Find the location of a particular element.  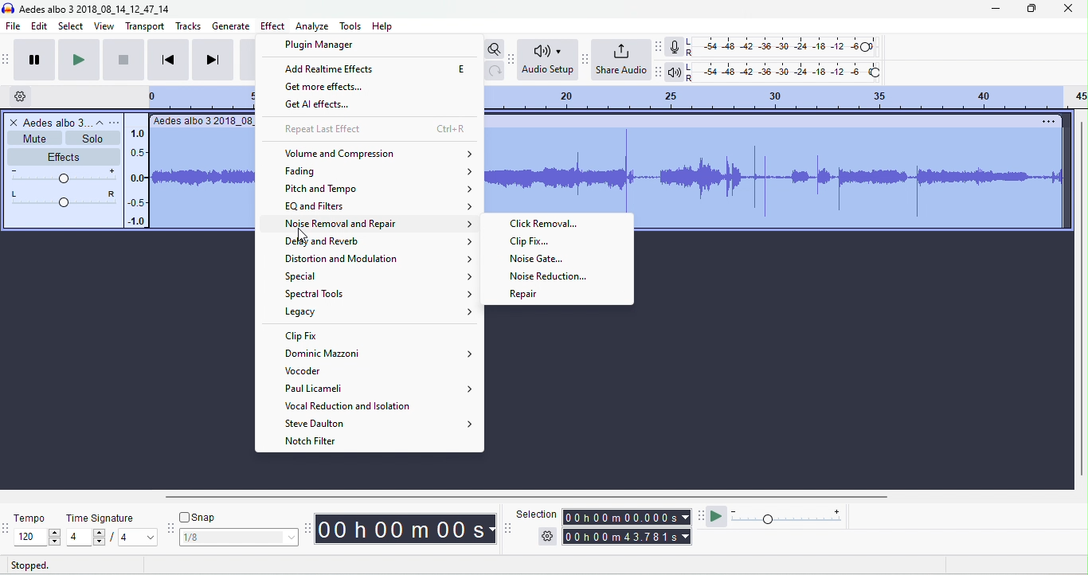

selection toolbar is located at coordinates (510, 530).